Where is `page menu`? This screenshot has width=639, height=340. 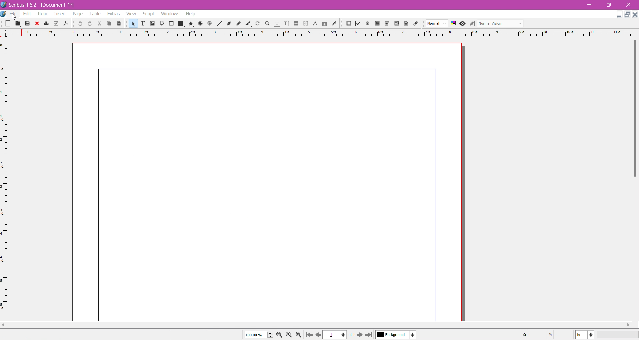
page menu is located at coordinates (78, 14).